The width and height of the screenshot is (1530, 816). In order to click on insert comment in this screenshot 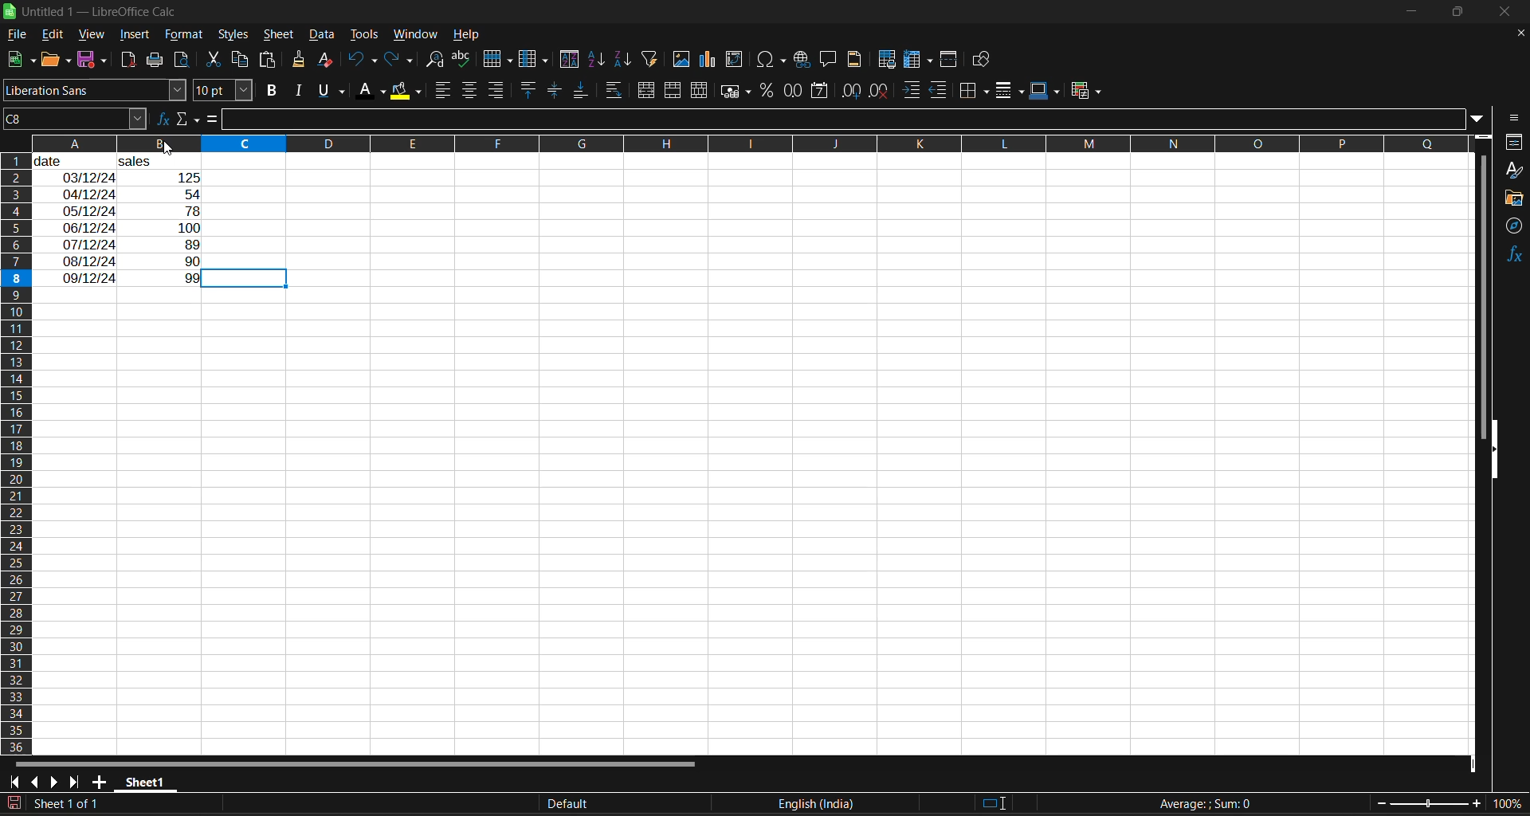, I will do `click(830, 60)`.